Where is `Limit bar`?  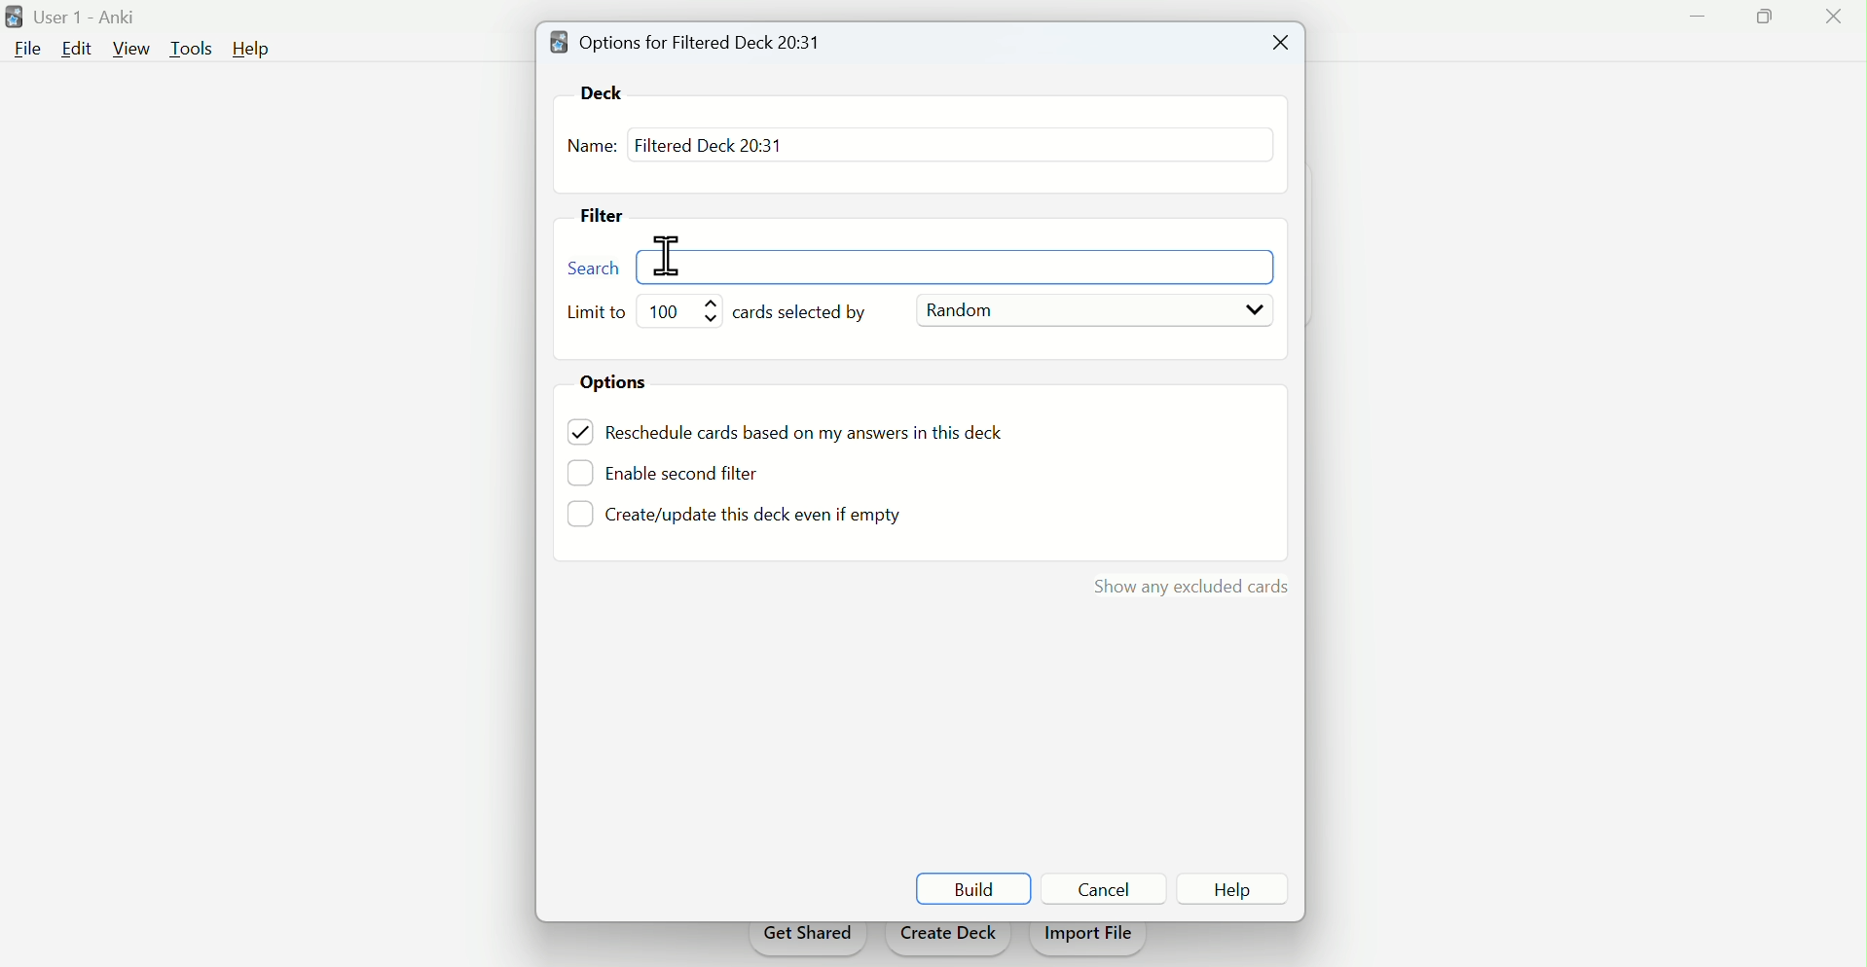 Limit bar is located at coordinates (684, 310).